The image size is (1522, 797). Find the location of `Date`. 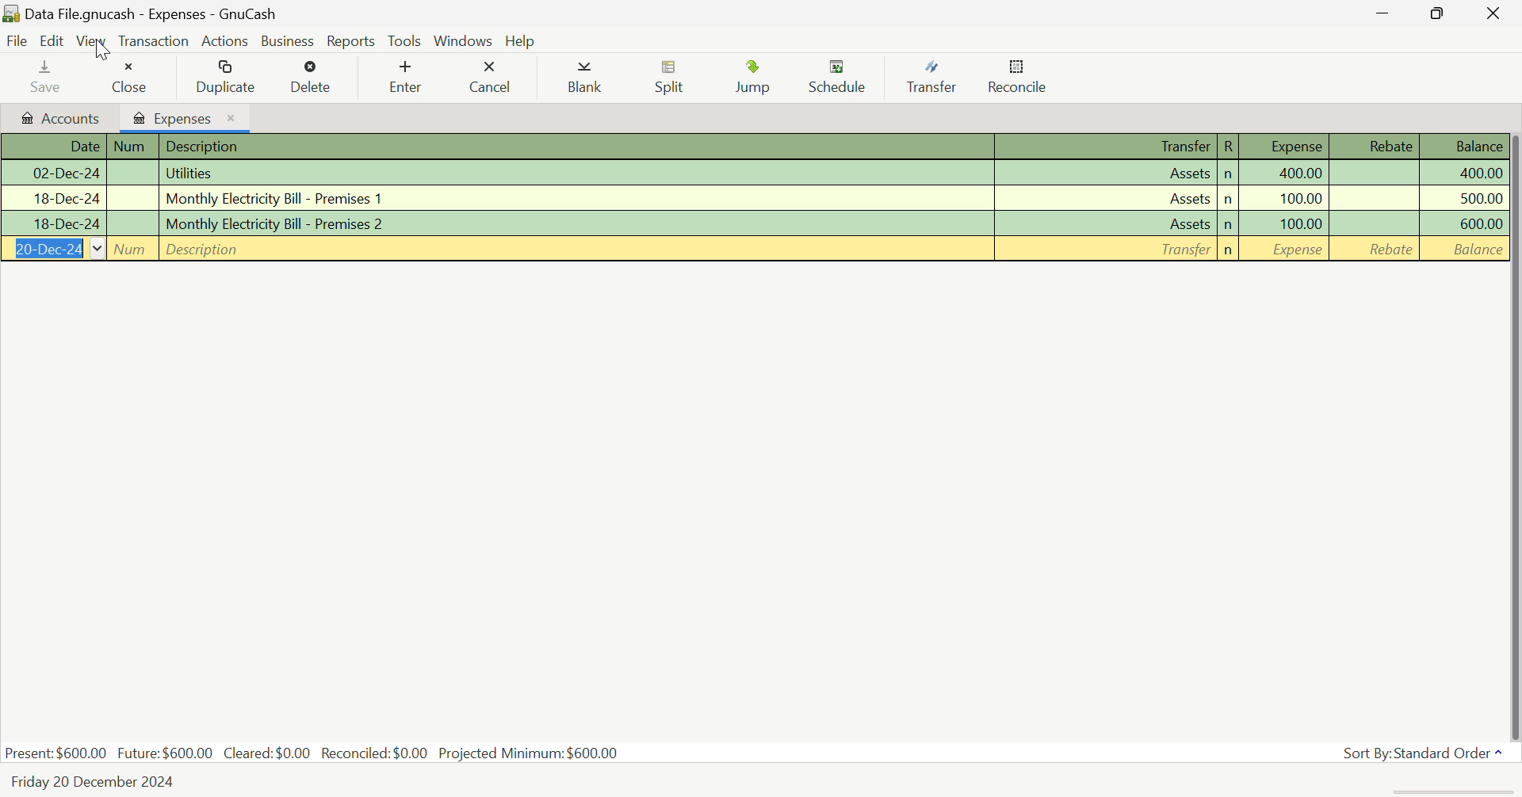

Date is located at coordinates (52, 250).